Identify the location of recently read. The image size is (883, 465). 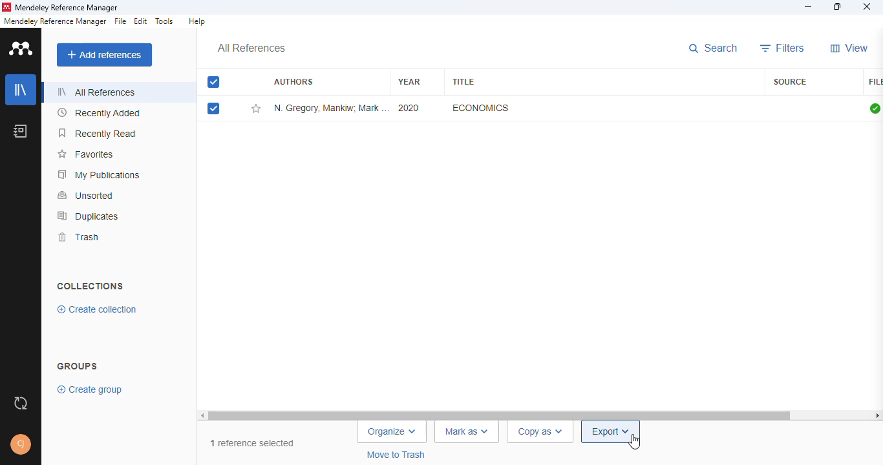
(98, 134).